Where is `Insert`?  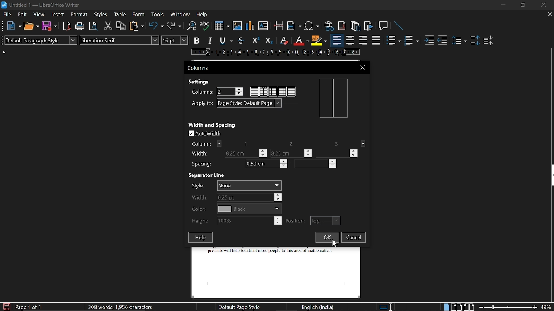 Insert is located at coordinates (58, 15).